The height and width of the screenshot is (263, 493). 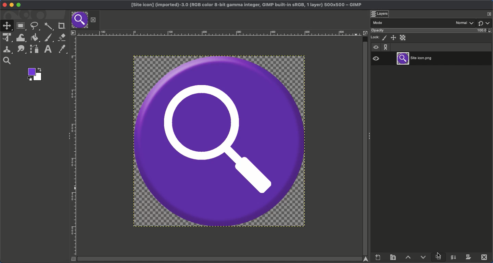 I want to click on Create new layer group, so click(x=393, y=257).